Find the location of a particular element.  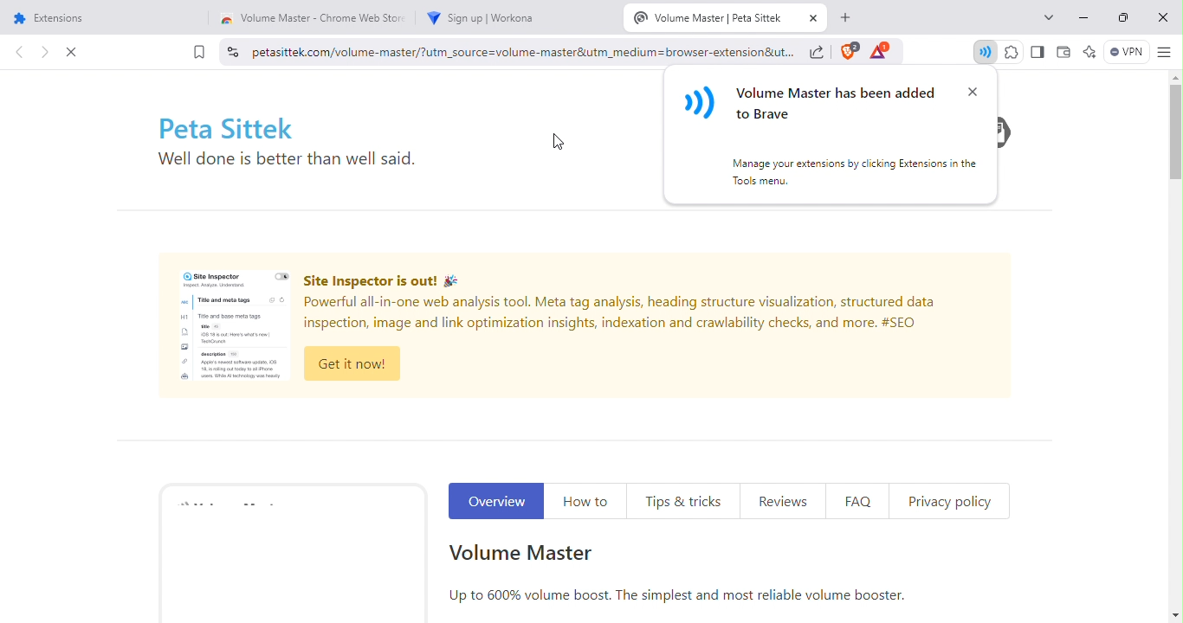

bookmarks  is located at coordinates (200, 52).